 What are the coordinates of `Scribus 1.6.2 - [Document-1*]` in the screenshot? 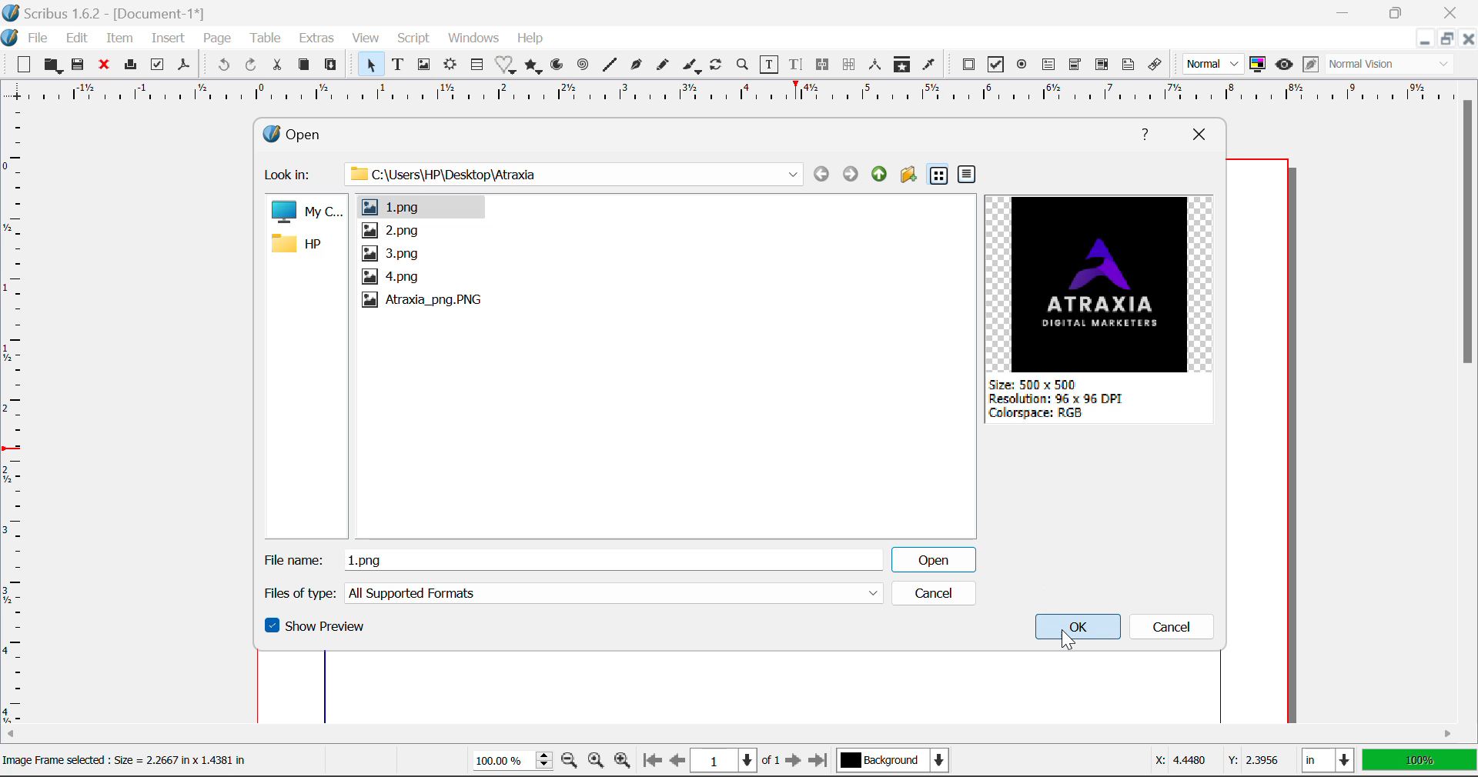 It's located at (111, 14).